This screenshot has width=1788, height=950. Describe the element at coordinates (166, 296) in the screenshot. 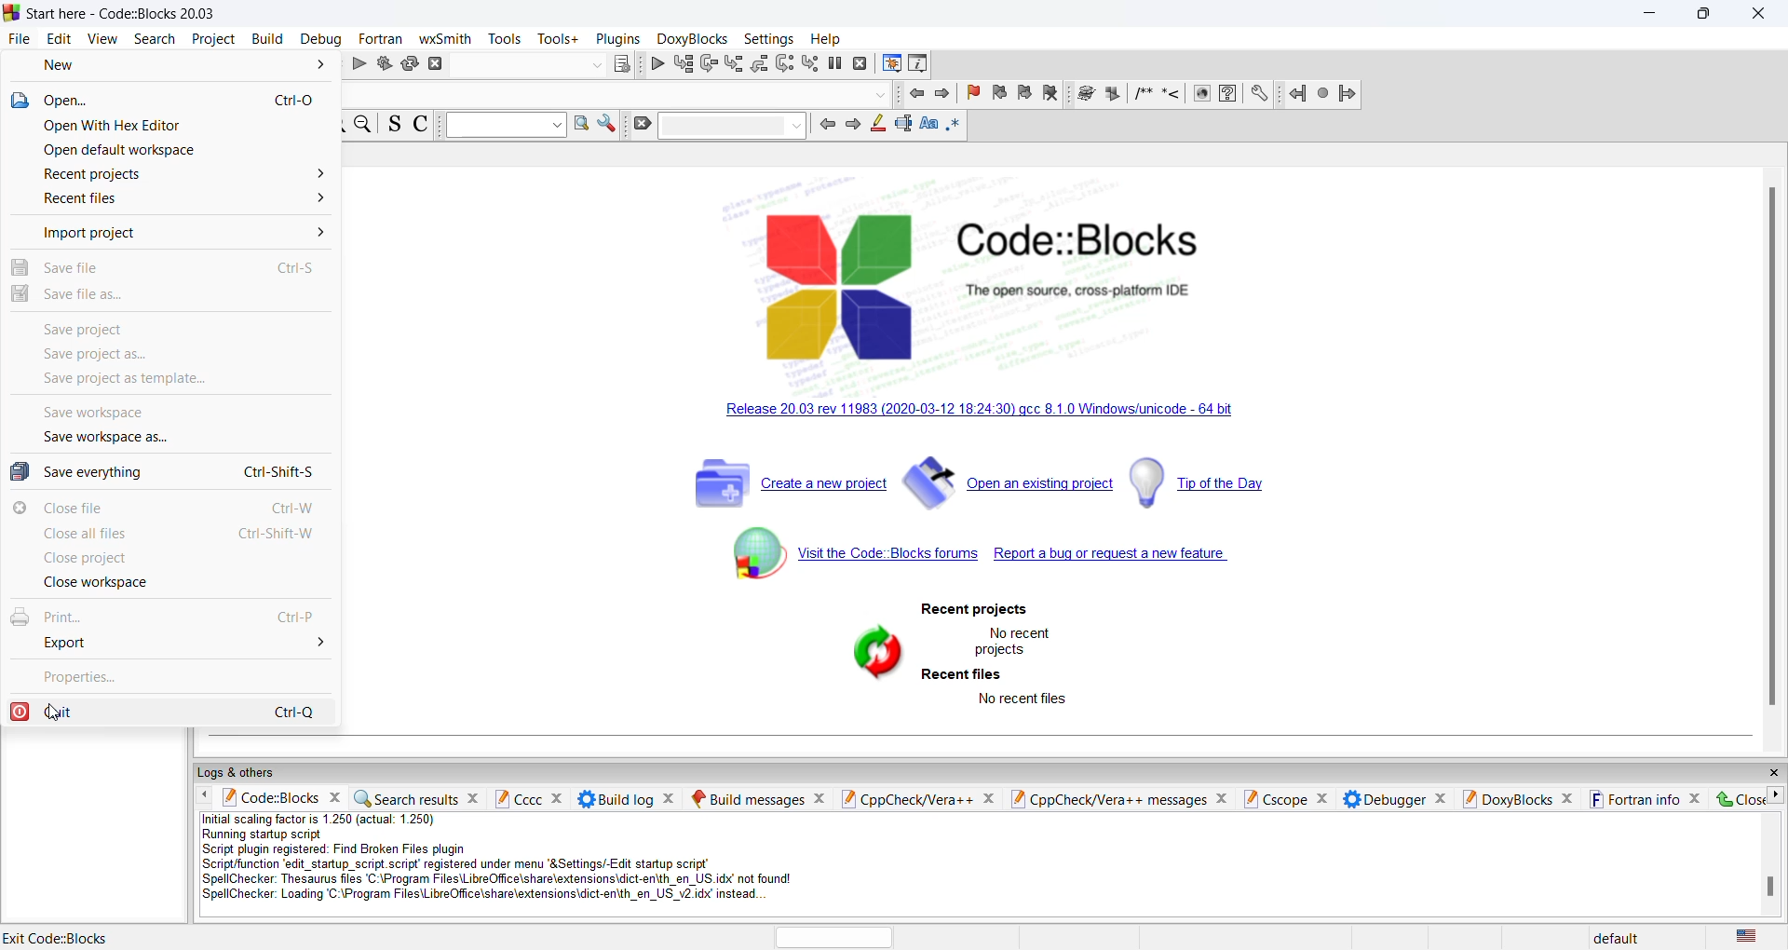

I see `save file as` at that location.